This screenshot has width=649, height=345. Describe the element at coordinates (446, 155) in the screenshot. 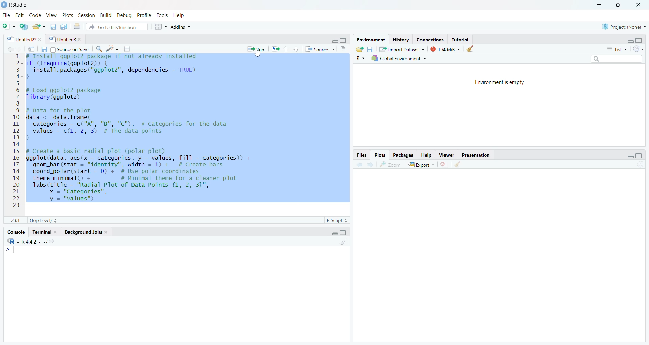

I see `Viewer` at that location.